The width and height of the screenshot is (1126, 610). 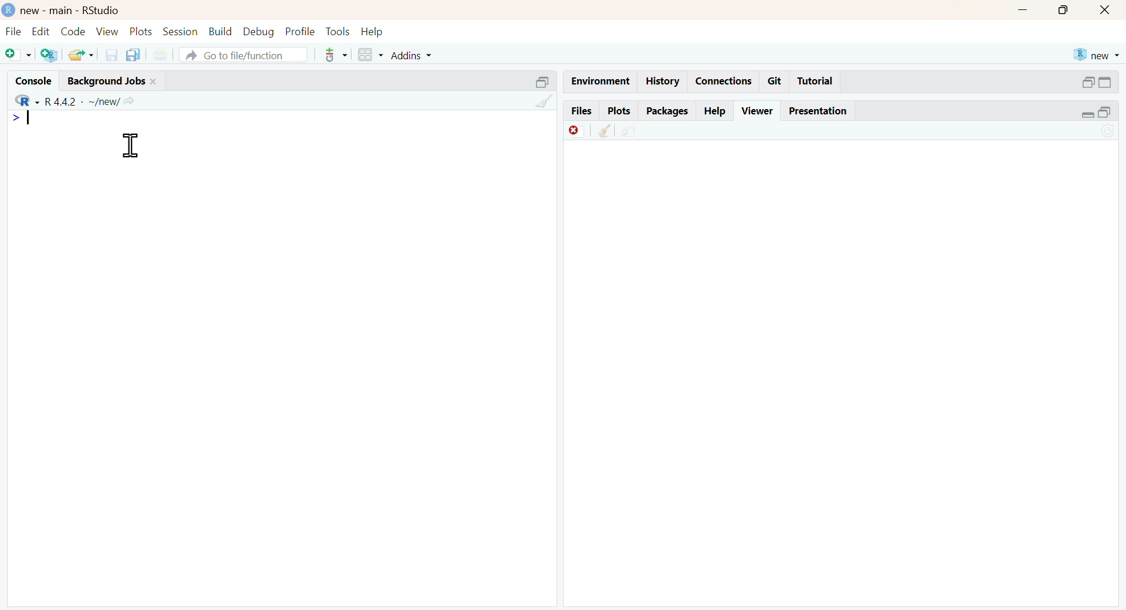 I want to click on enviornment, so click(x=602, y=82).